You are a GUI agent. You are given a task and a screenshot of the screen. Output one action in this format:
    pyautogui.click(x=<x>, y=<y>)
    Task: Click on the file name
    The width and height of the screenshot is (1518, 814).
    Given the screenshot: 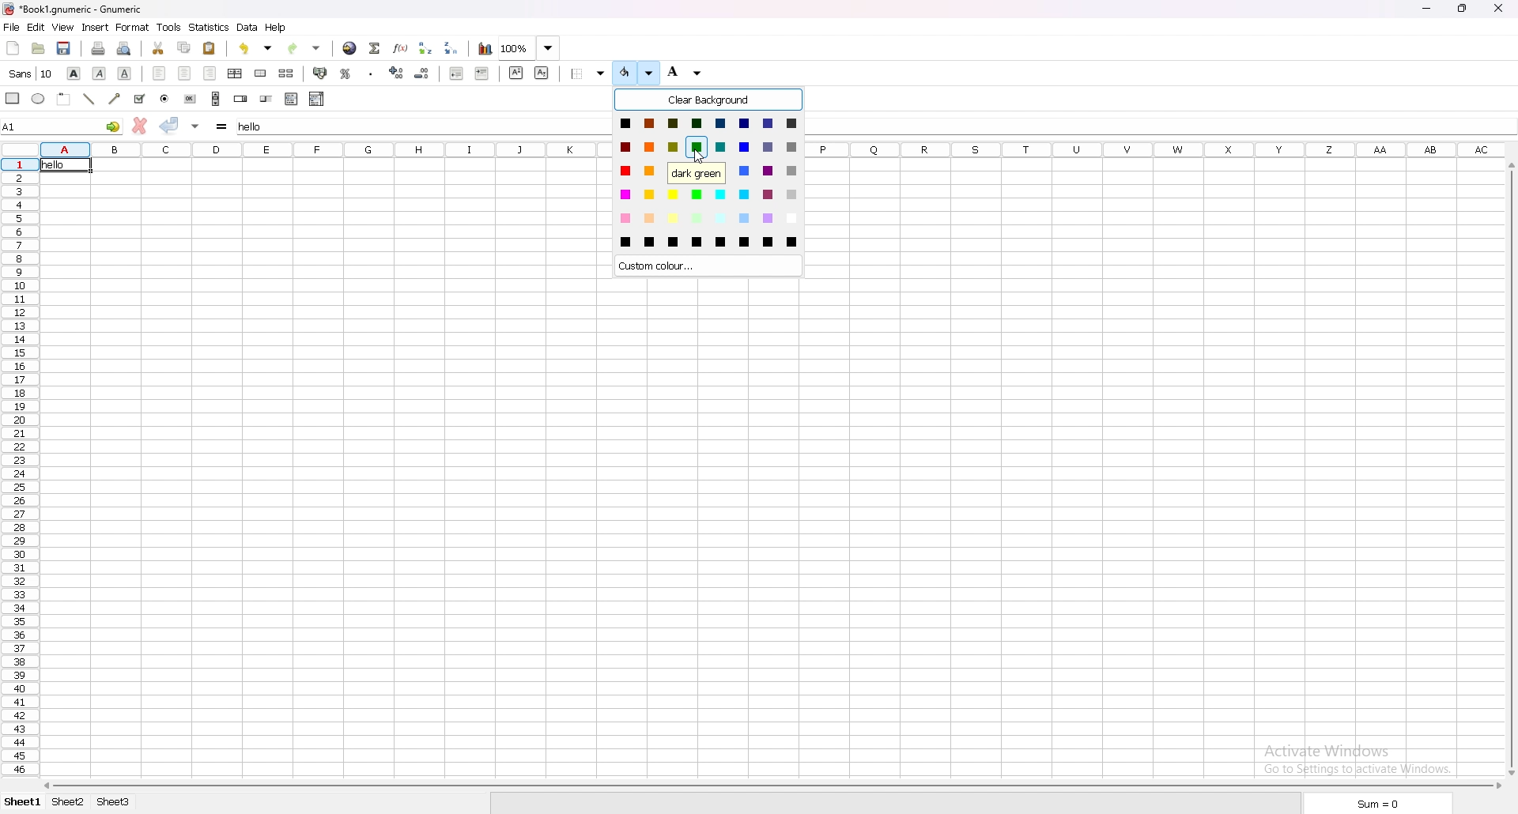 What is the action you would take?
    pyautogui.click(x=76, y=9)
    